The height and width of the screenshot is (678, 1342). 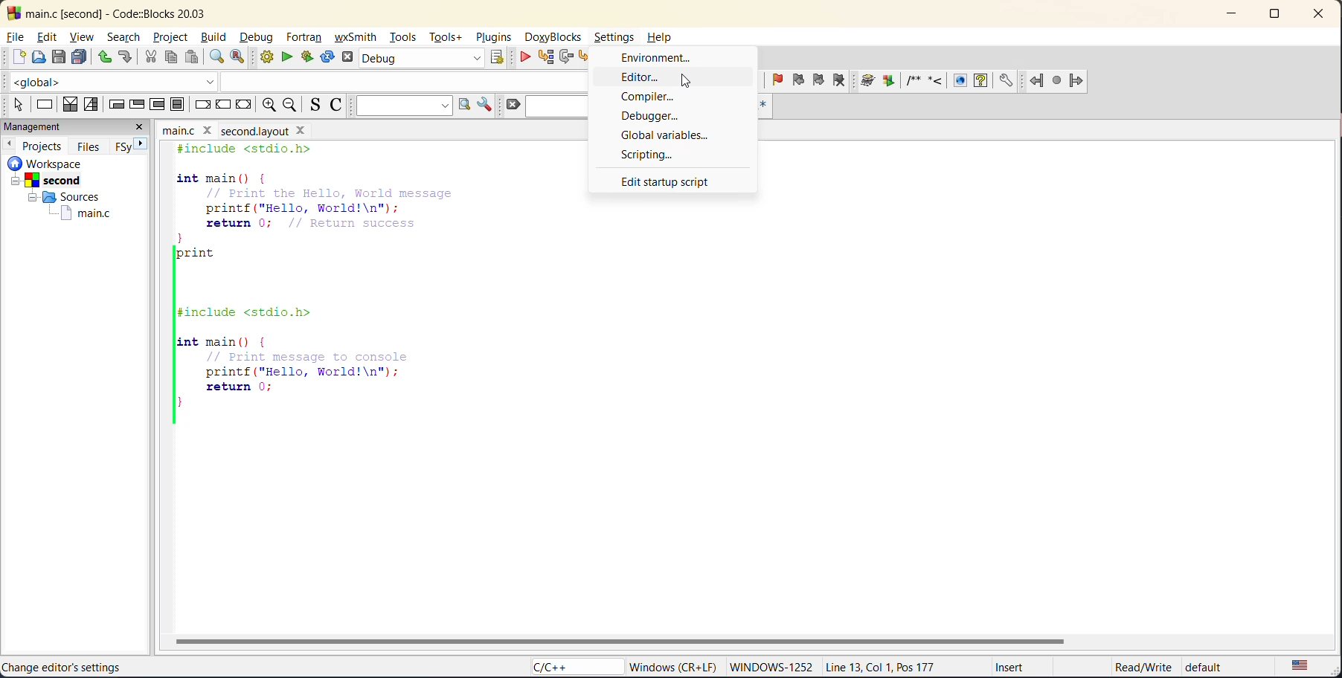 What do you see at coordinates (664, 133) in the screenshot?
I see `global variables` at bounding box center [664, 133].